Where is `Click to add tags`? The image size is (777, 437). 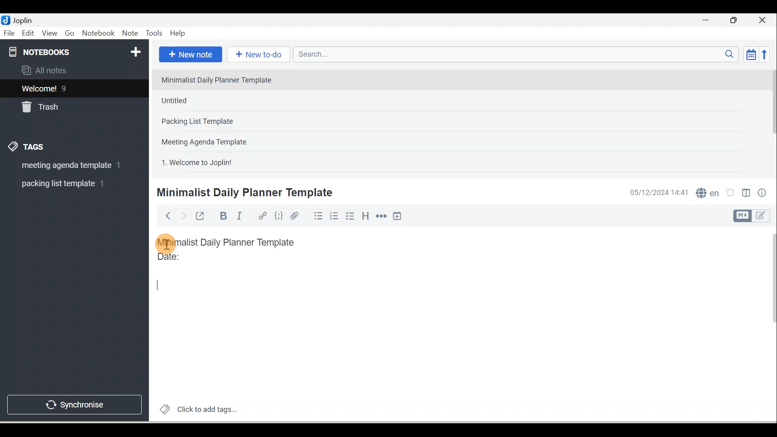
Click to add tags is located at coordinates (195, 408).